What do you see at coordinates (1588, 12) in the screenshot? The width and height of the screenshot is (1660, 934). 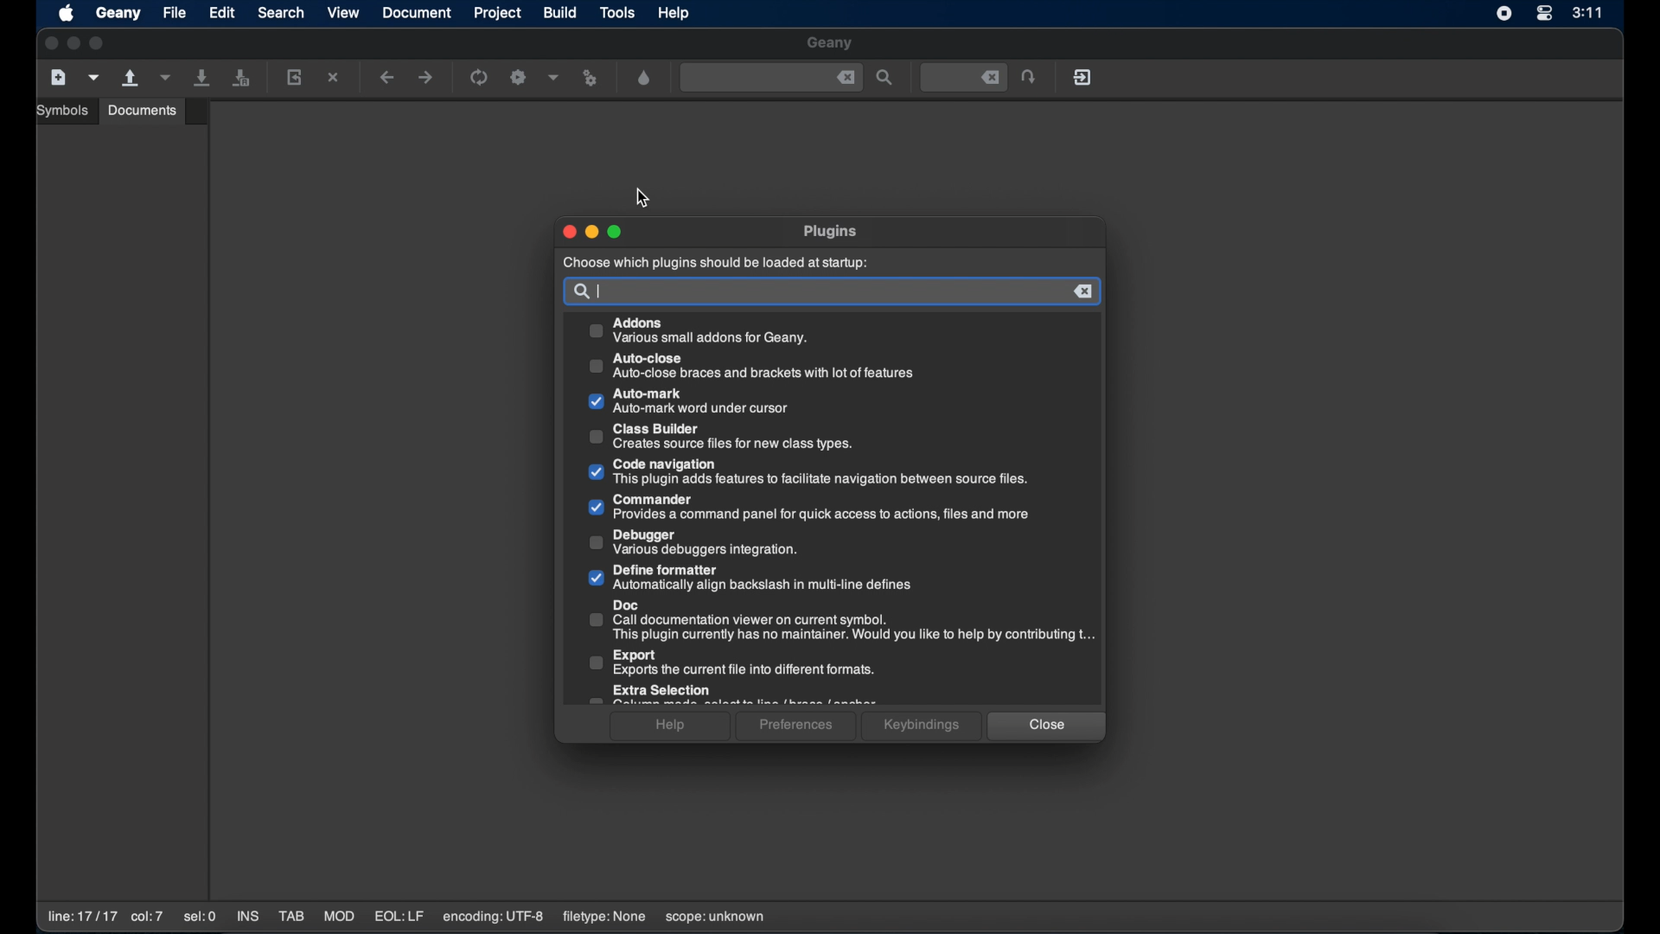 I see `3:11` at bounding box center [1588, 12].